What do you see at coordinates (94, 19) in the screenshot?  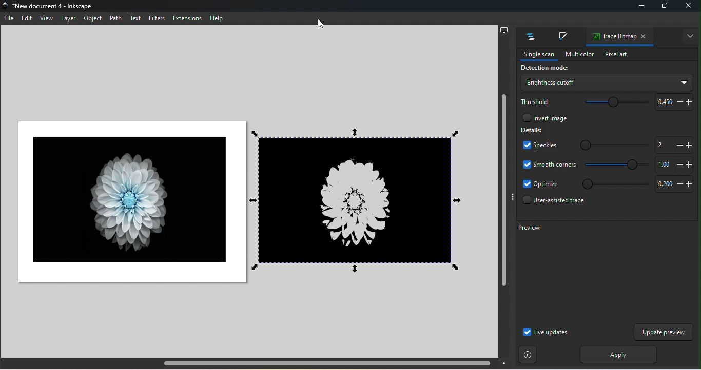 I see `Object` at bounding box center [94, 19].